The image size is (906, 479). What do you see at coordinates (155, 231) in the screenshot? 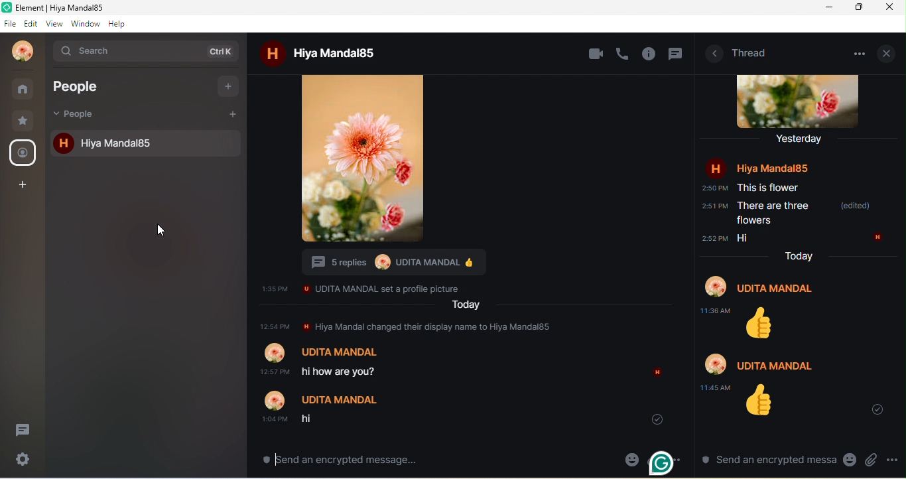
I see `cursor` at bounding box center [155, 231].